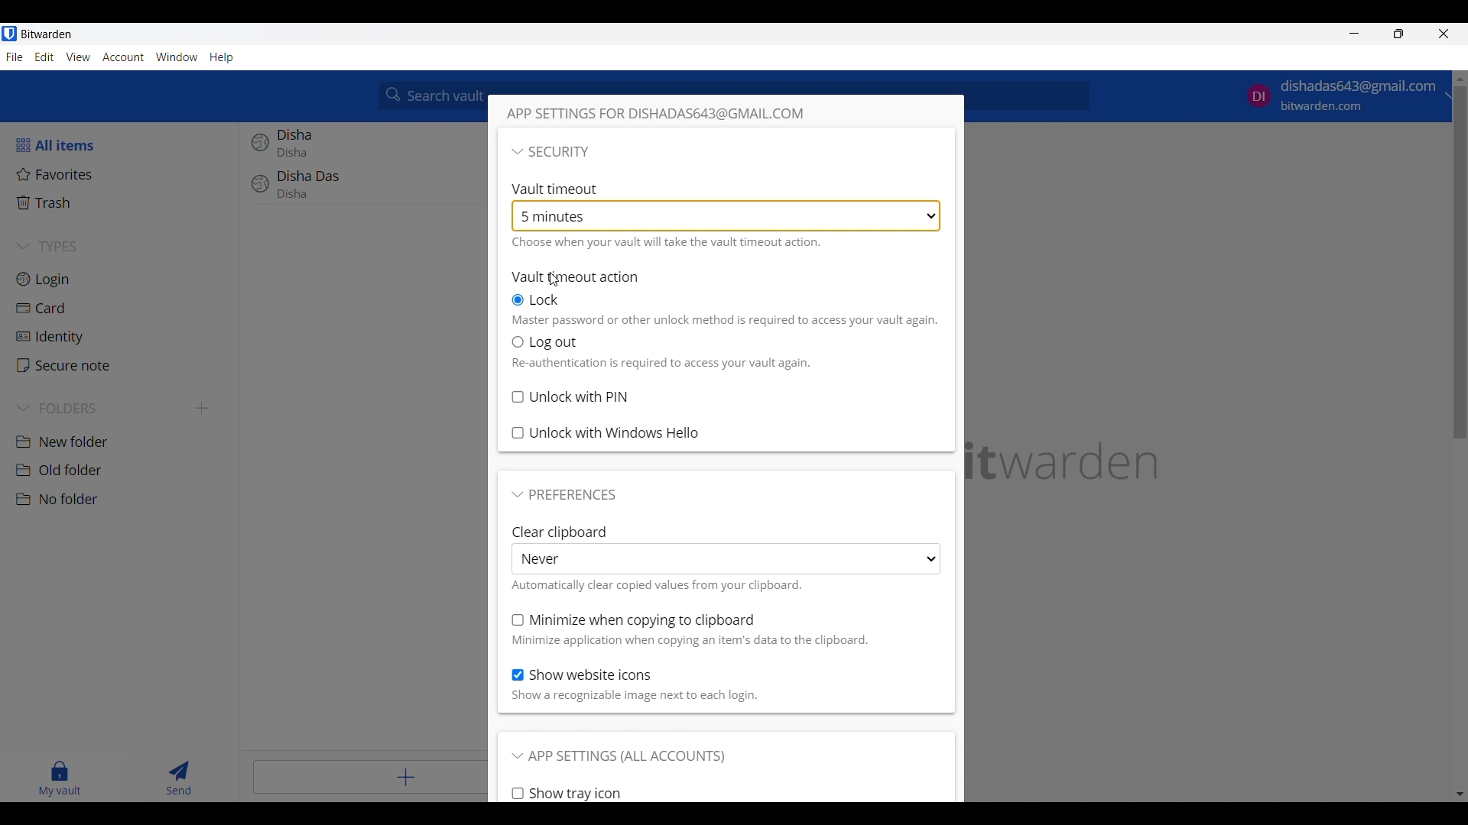 Image resolution: width=1468 pixels, height=825 pixels. I want to click on Toggle for Show tray icon, so click(567, 794).